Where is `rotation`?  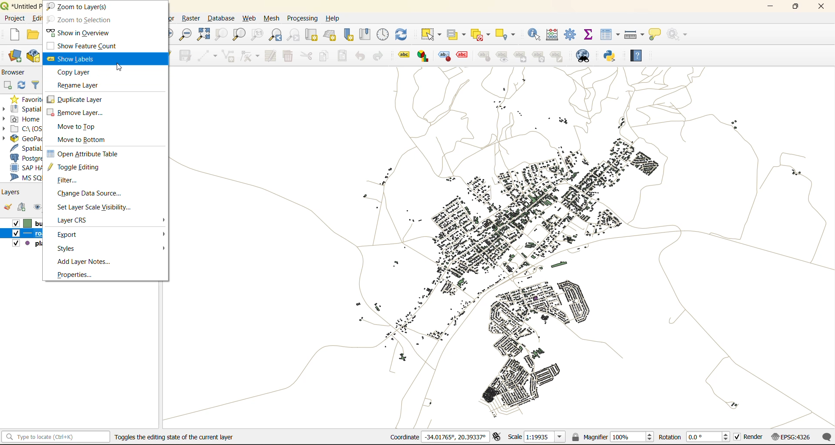
rotation is located at coordinates (696, 436).